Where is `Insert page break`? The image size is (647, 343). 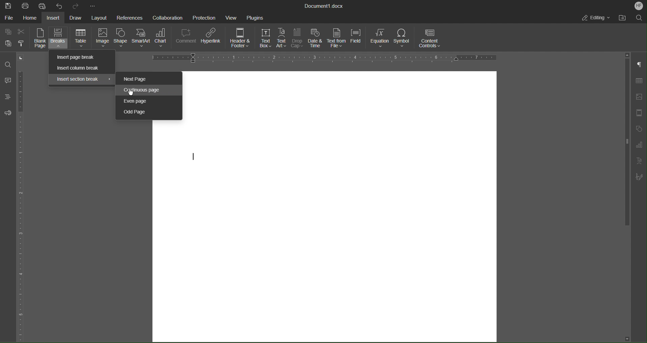 Insert page break is located at coordinates (77, 58).